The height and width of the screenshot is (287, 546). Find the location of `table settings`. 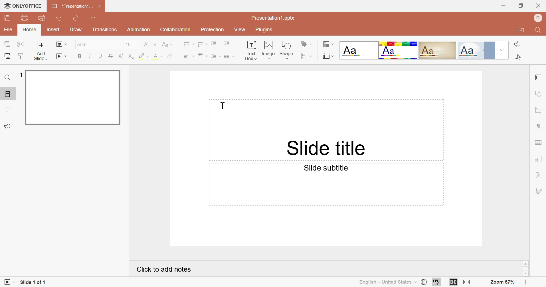

table settings is located at coordinates (539, 143).